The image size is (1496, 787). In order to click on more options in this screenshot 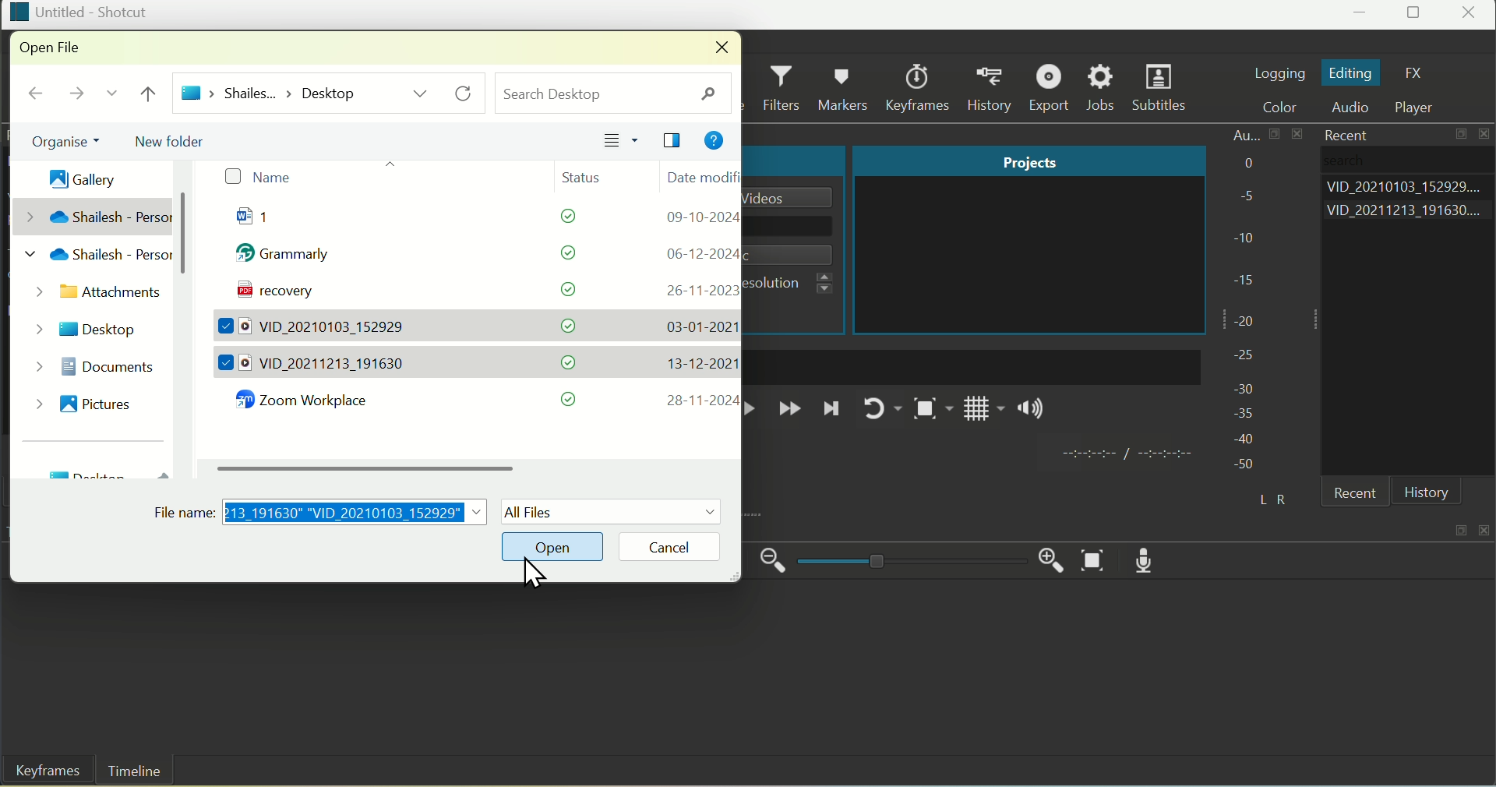, I will do `click(421, 93)`.